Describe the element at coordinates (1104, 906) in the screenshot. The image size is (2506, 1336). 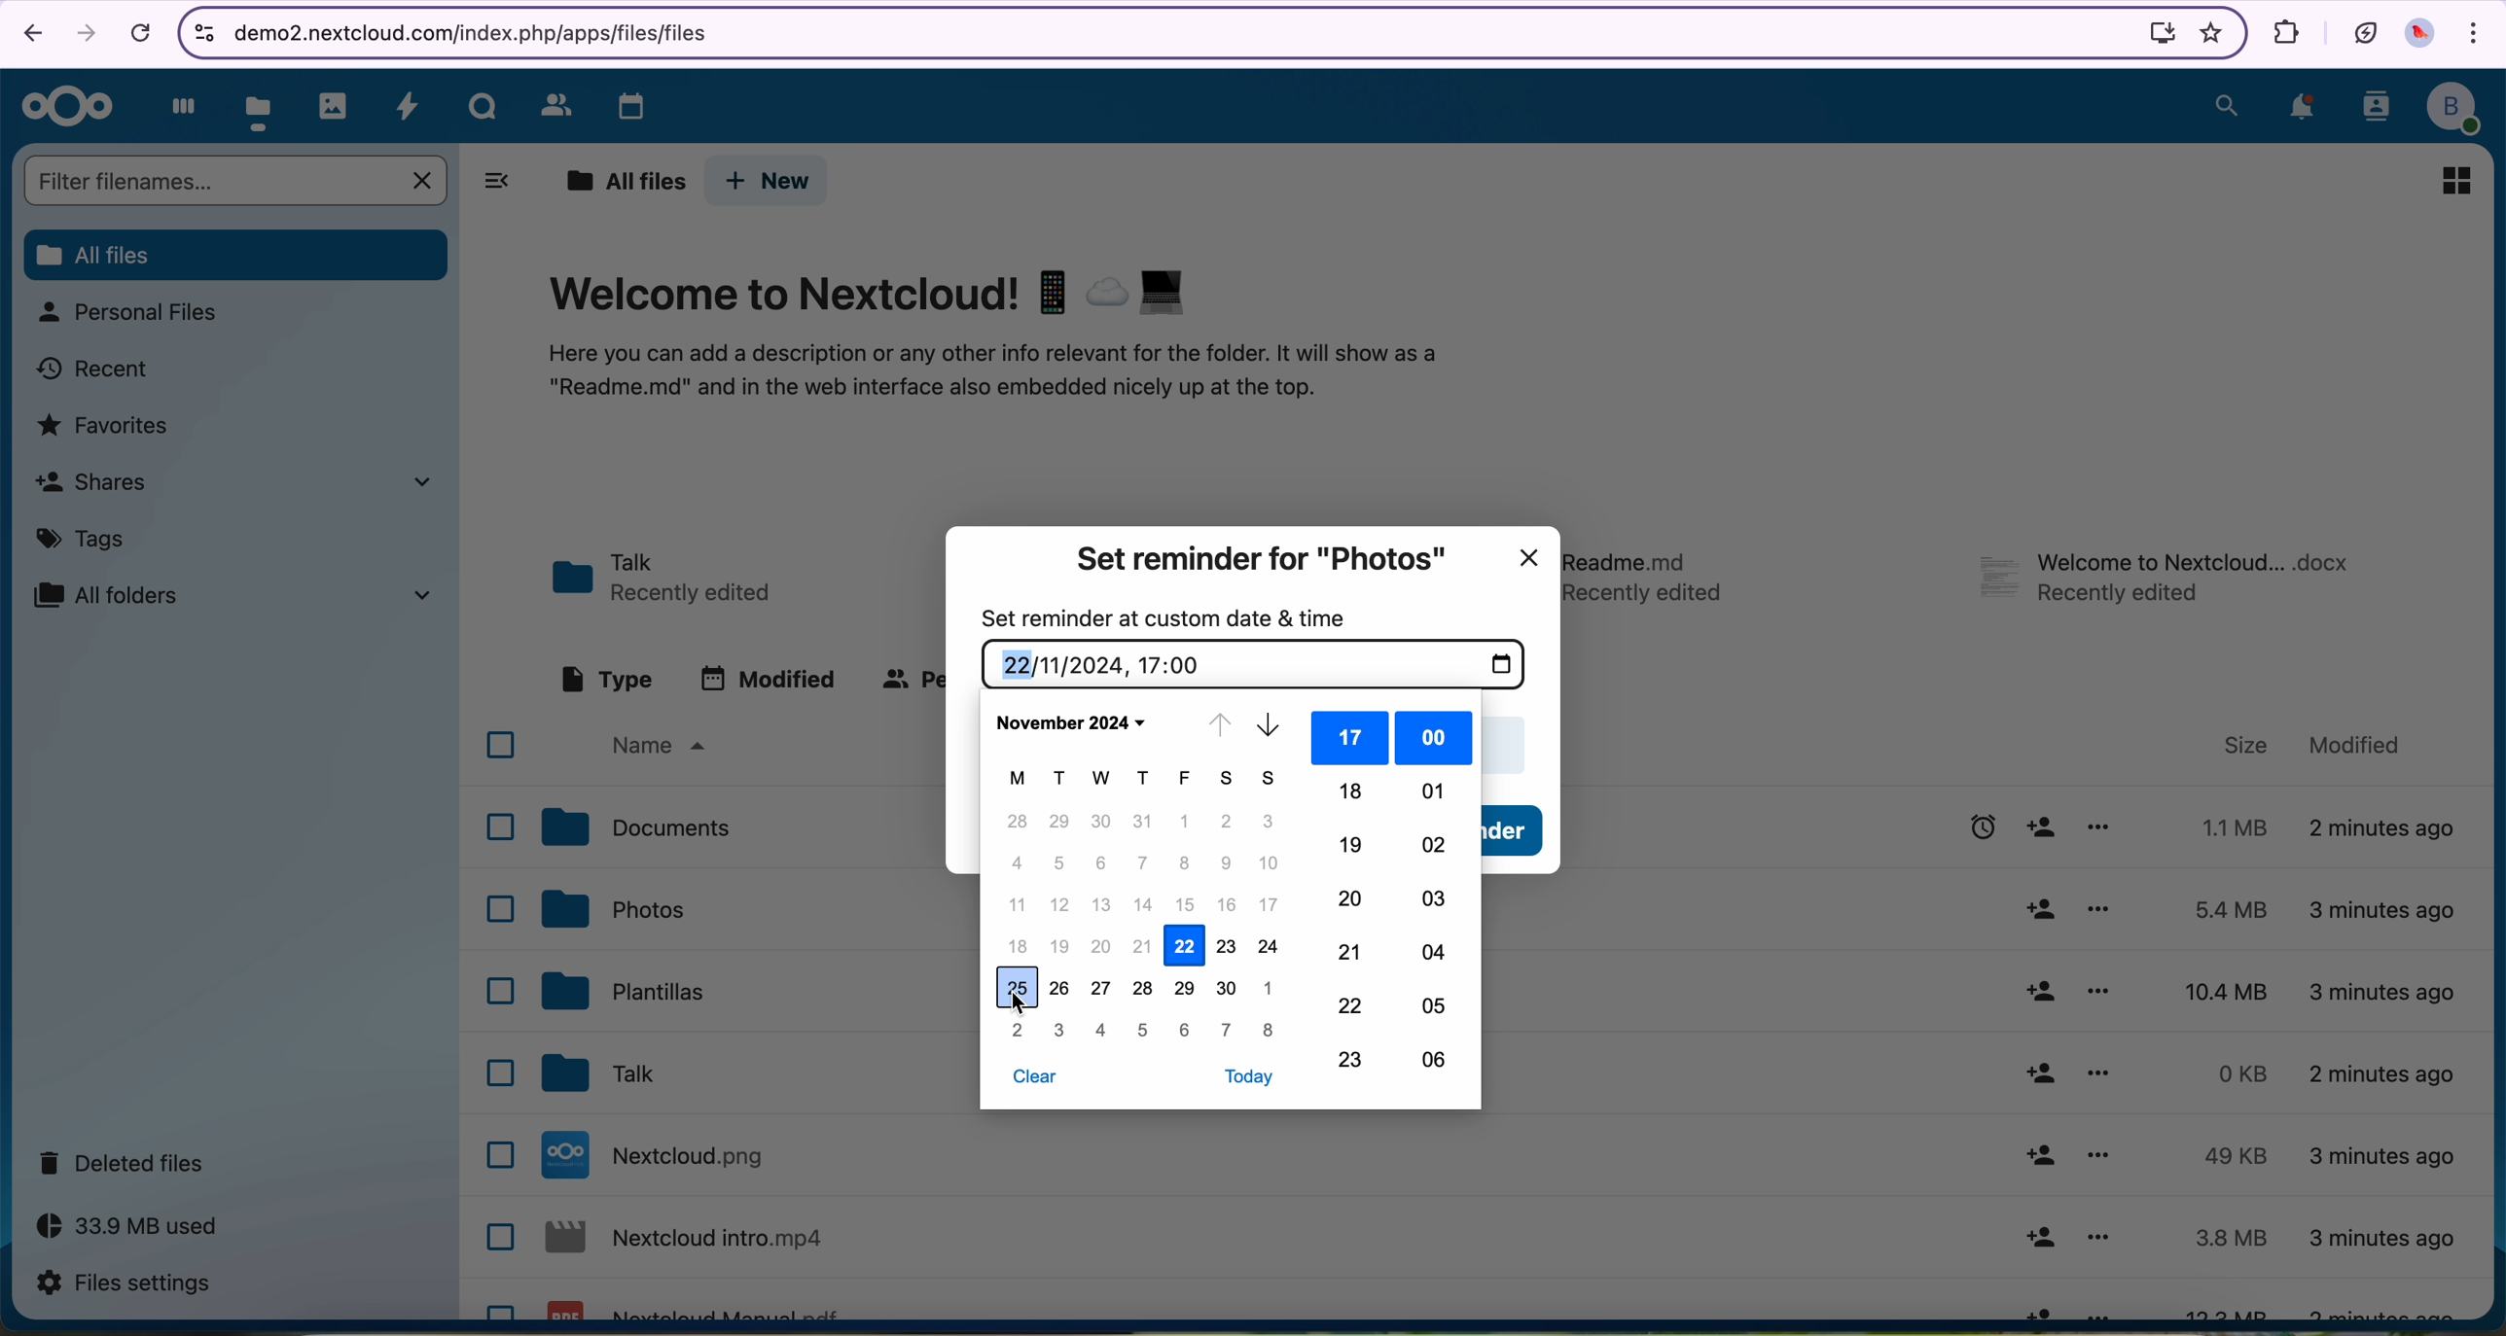
I see `13` at that location.